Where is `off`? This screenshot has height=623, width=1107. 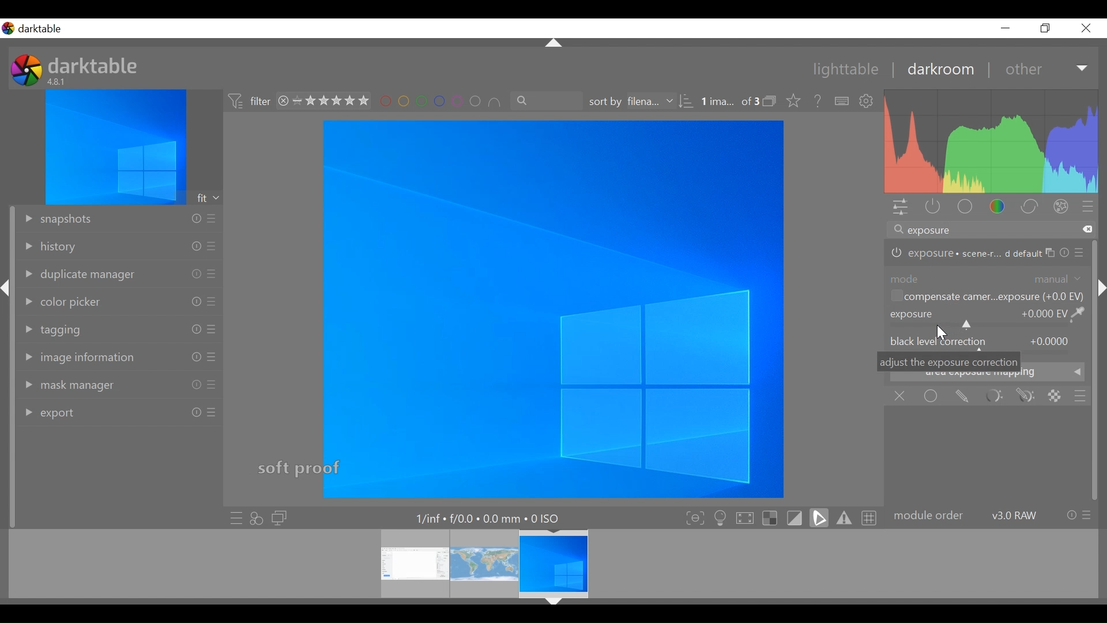 off is located at coordinates (899, 396).